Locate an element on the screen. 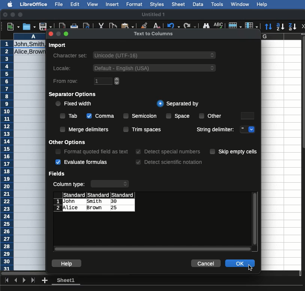 The image size is (305, 291). Add new sheet is located at coordinates (44, 280).